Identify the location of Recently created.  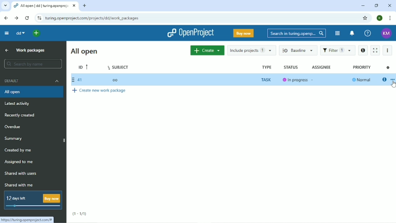
(21, 115).